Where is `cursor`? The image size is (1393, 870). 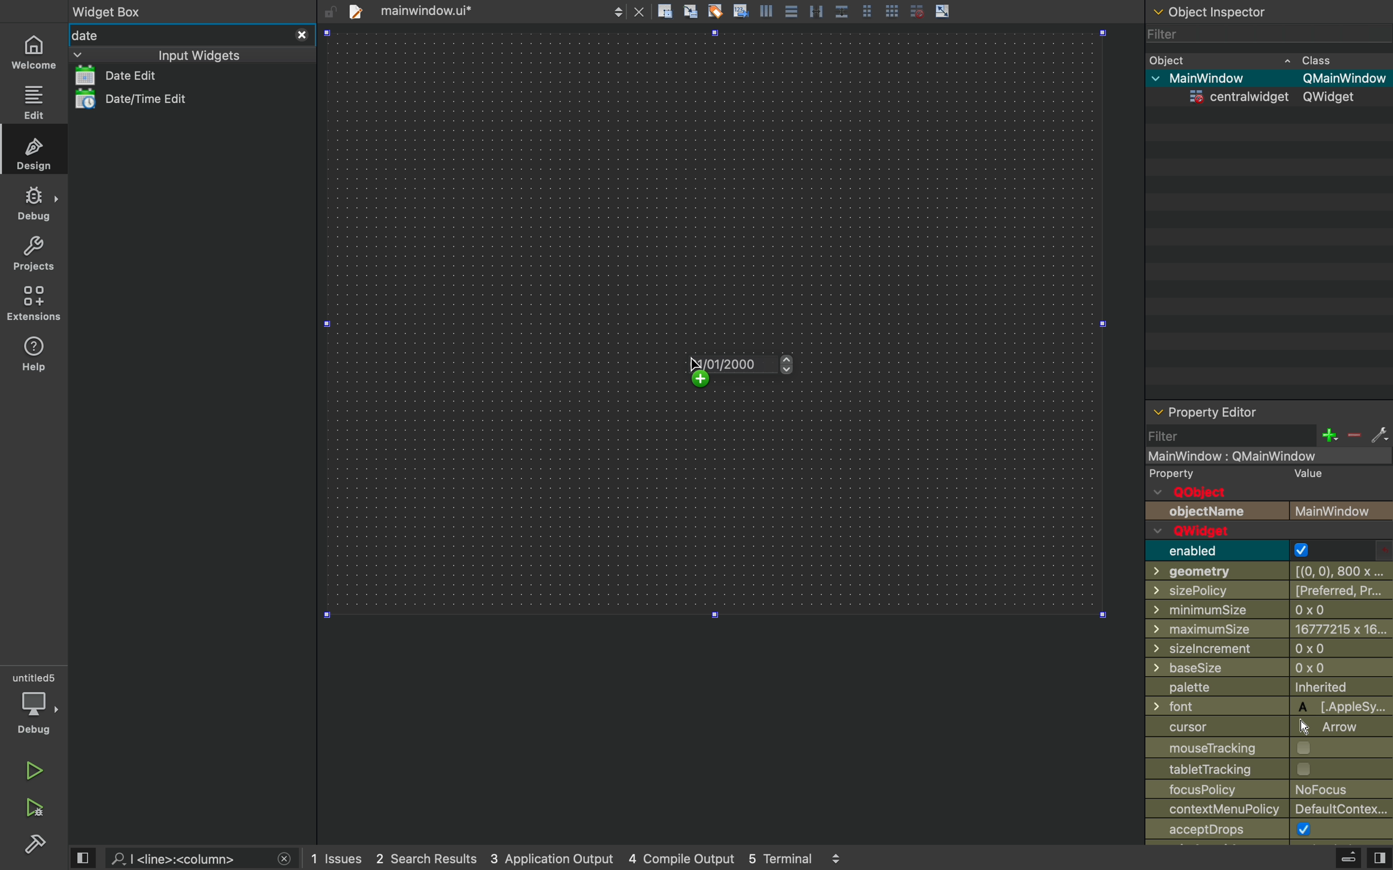
cursor is located at coordinates (1261, 728).